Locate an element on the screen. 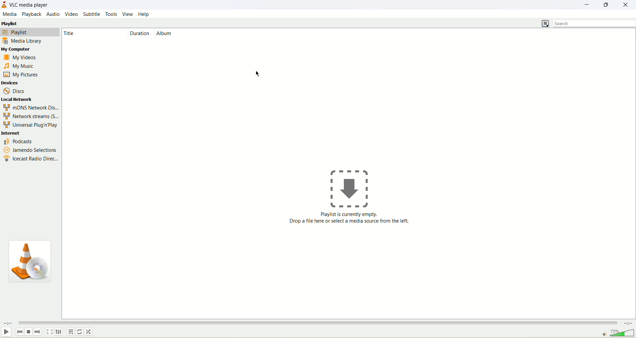 This screenshot has width=636, height=338. minimize is located at coordinates (588, 5).